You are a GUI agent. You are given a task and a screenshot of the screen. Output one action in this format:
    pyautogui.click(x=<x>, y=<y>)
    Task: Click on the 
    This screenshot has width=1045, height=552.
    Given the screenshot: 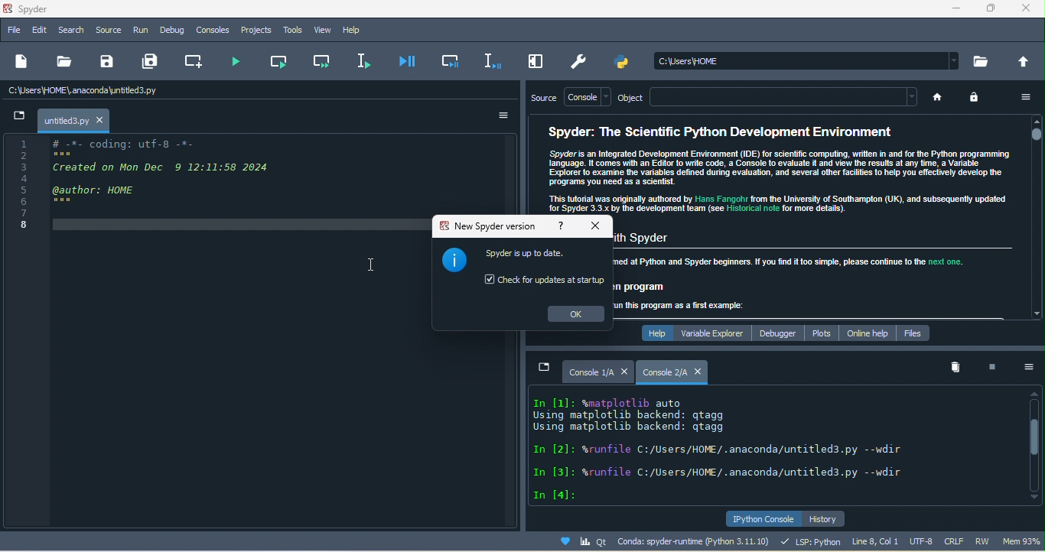 What is the action you would take?
    pyautogui.click(x=26, y=188)
    